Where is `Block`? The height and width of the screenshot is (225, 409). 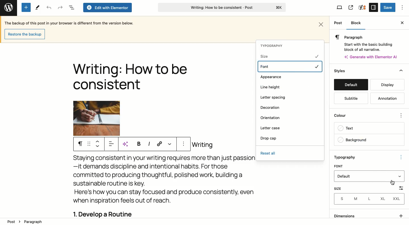 Block is located at coordinates (358, 23).